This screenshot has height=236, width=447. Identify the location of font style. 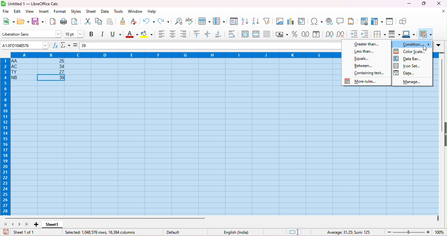
(31, 34).